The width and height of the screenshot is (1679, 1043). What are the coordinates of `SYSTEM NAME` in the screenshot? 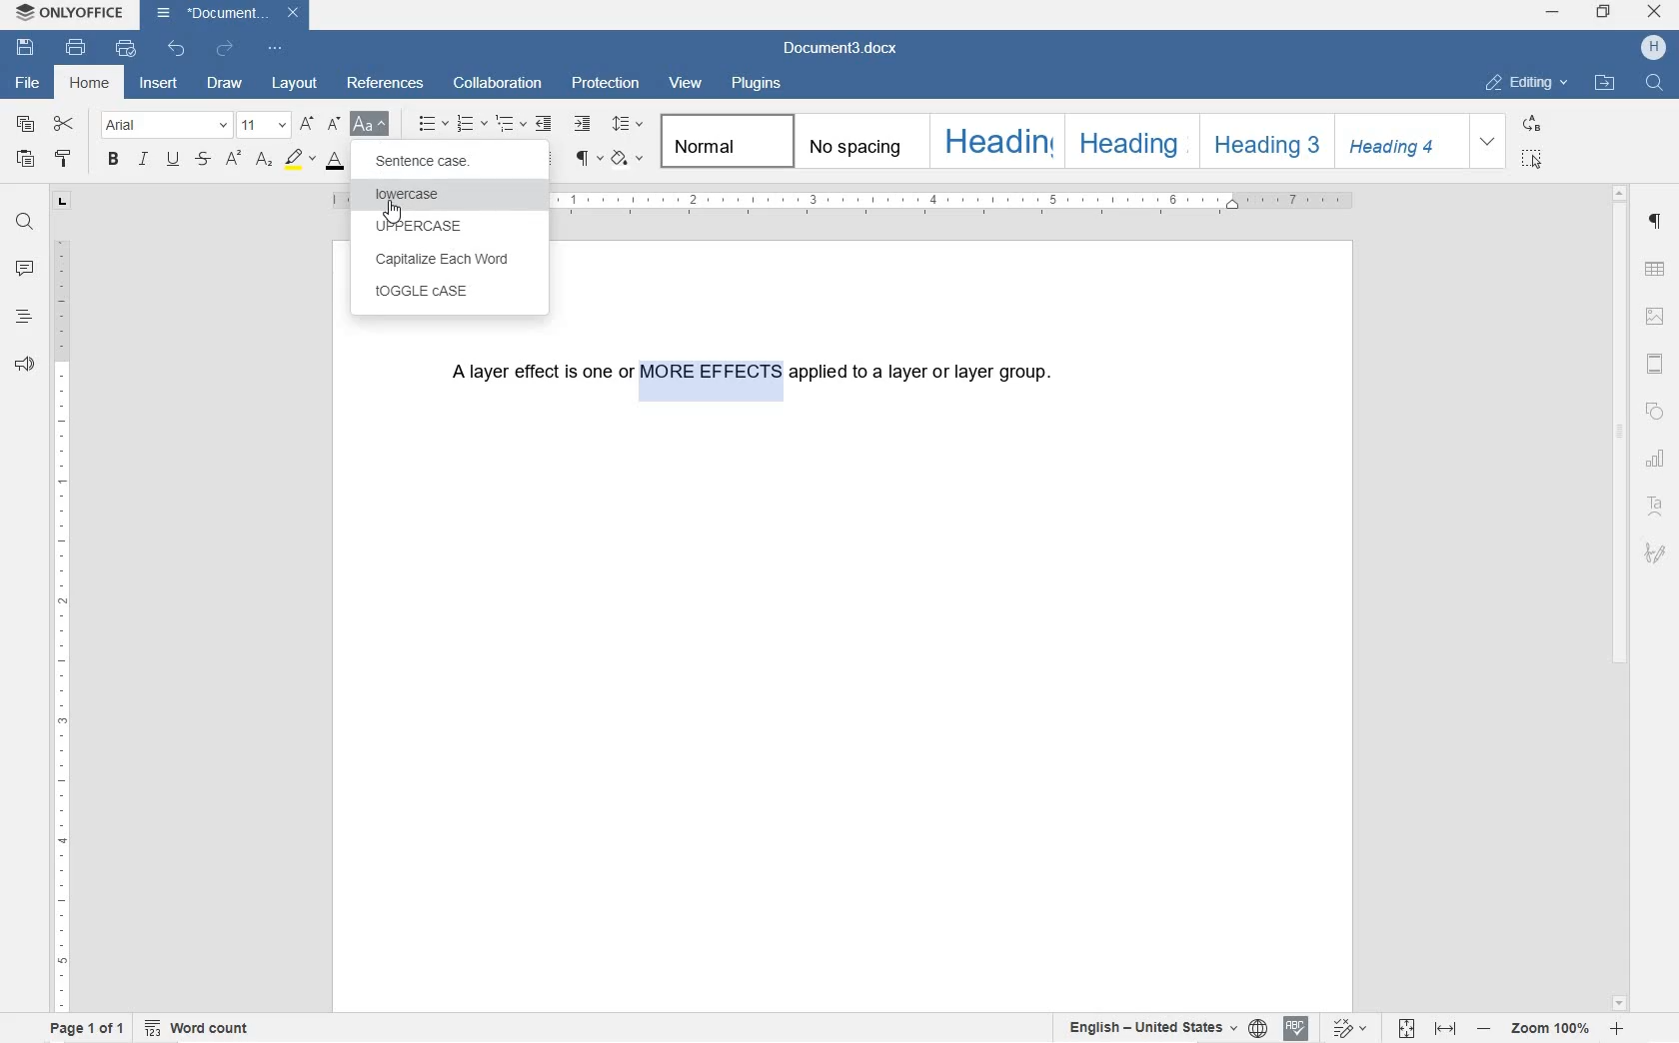 It's located at (70, 10).